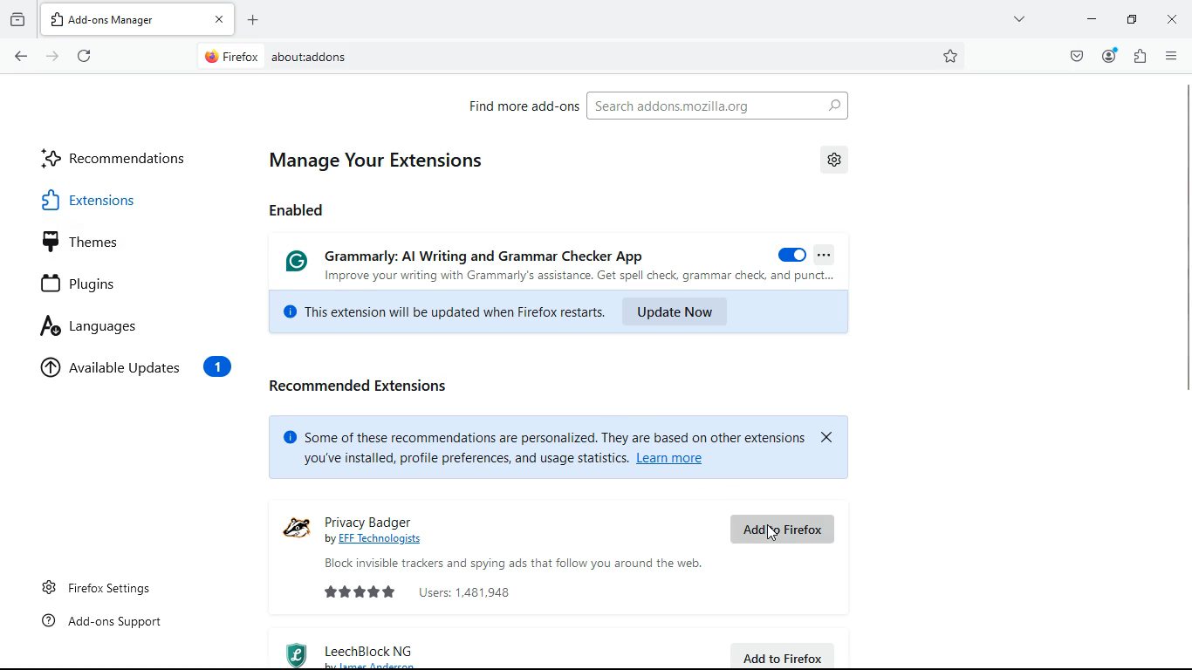 This screenshot has height=670, width=1192. Describe the element at coordinates (133, 243) in the screenshot. I see `themes` at that location.